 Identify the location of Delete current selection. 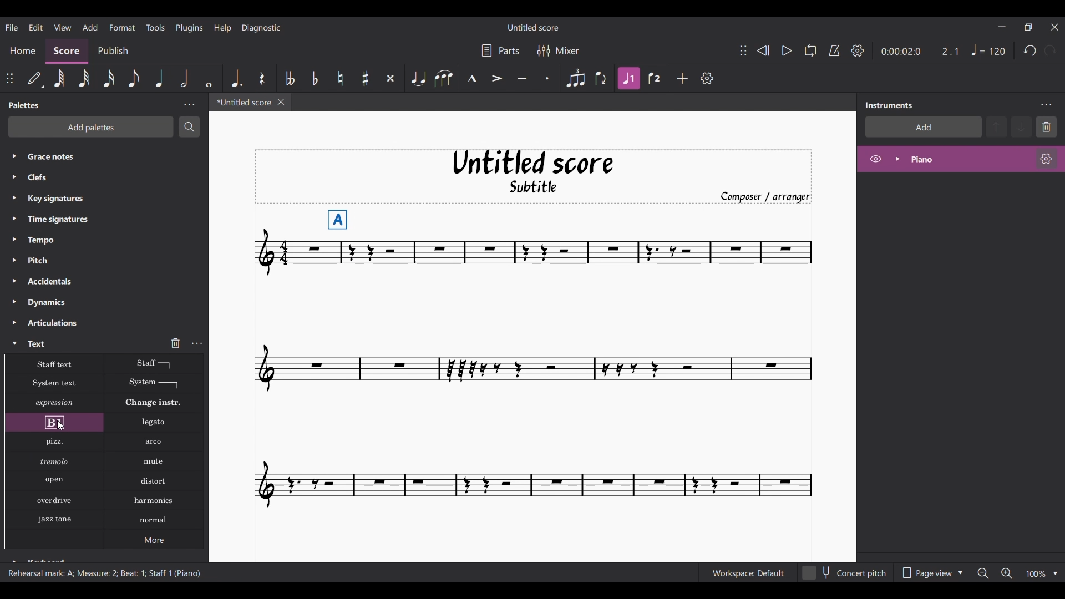
(175, 343).